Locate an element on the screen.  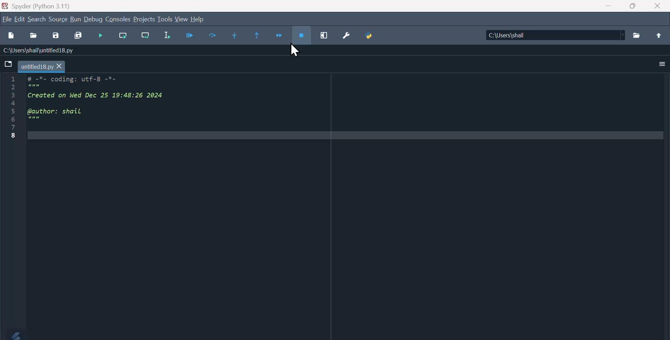
Search is located at coordinates (38, 20).